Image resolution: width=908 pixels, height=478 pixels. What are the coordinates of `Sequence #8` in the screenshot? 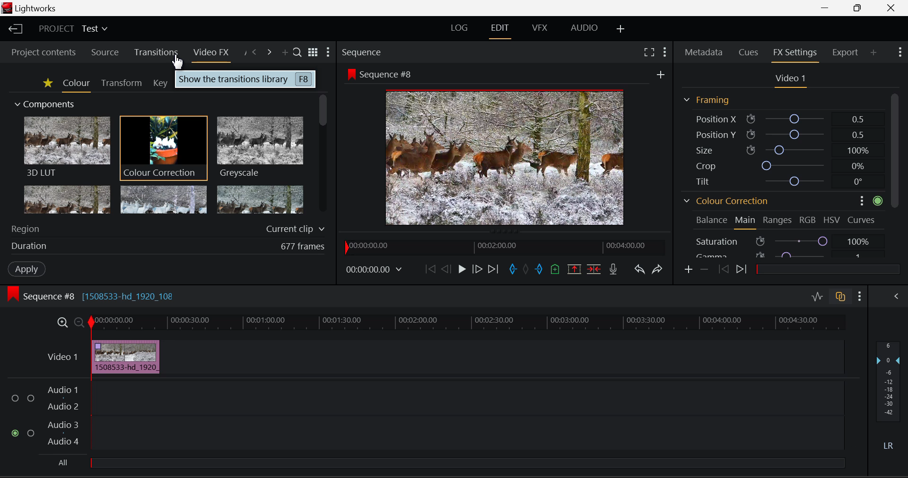 It's located at (379, 73).